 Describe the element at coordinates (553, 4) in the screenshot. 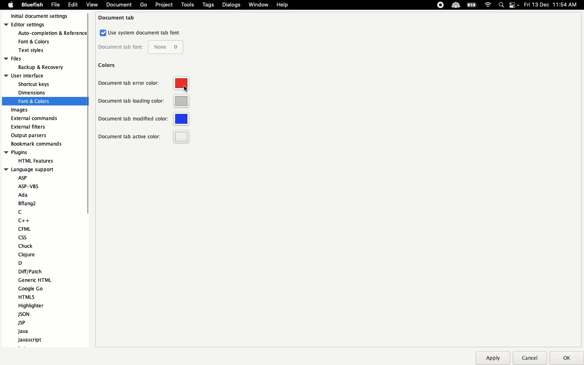

I see `Date time` at that location.